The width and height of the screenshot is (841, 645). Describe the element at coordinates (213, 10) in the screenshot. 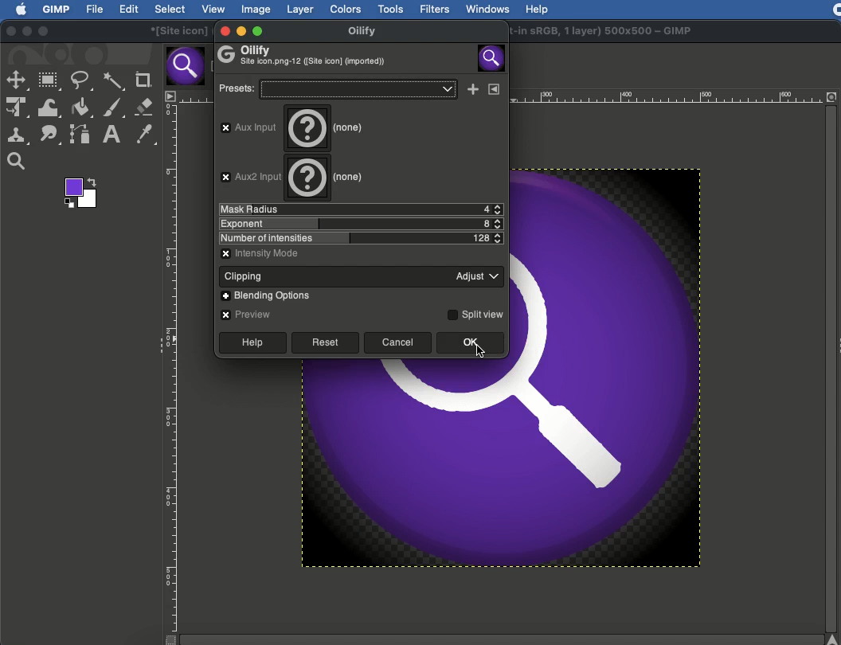

I see `View` at that location.